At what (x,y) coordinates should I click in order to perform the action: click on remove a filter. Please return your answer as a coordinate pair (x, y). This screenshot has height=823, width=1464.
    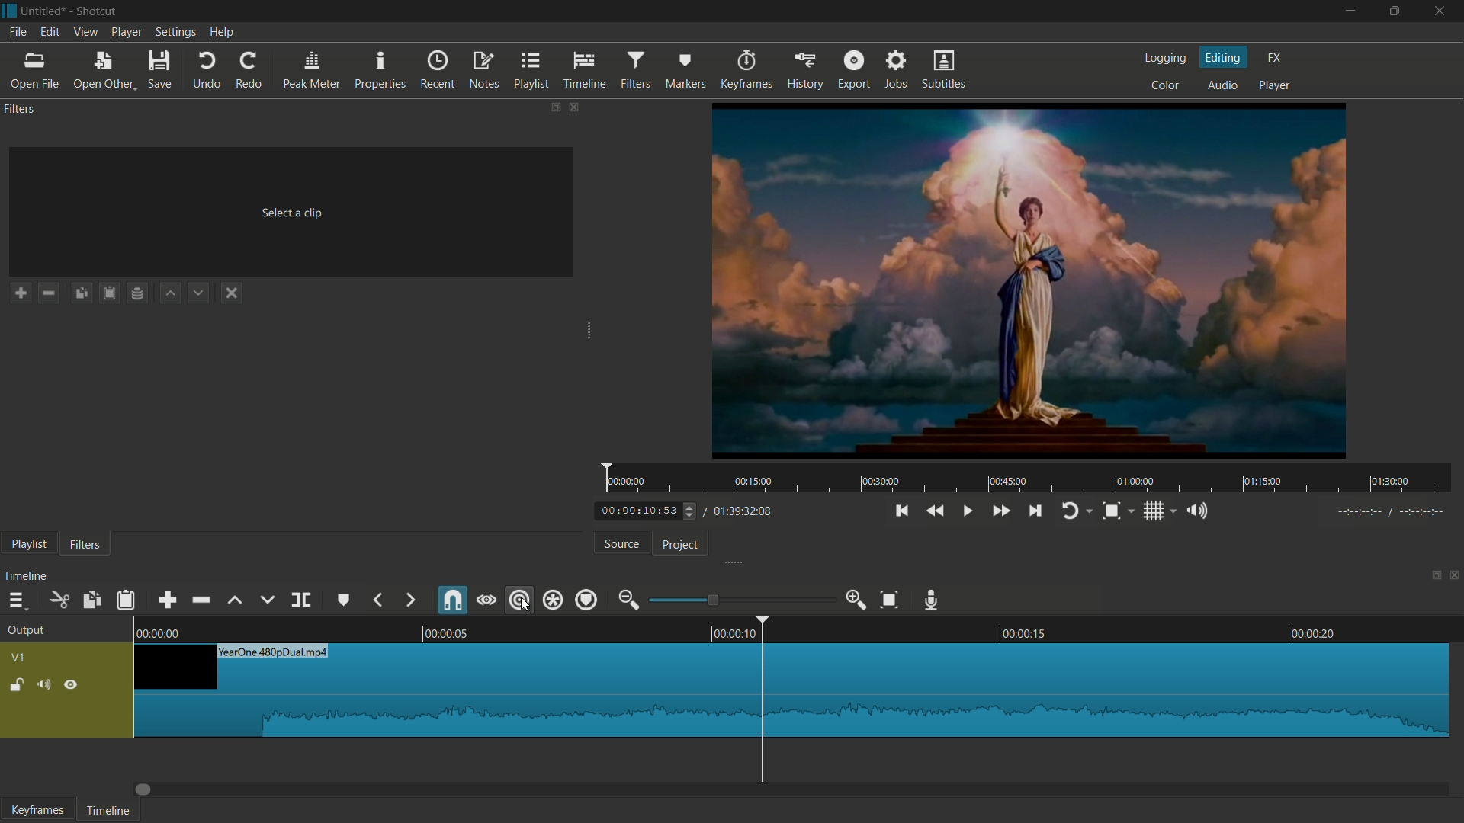
    Looking at the image, I should click on (49, 293).